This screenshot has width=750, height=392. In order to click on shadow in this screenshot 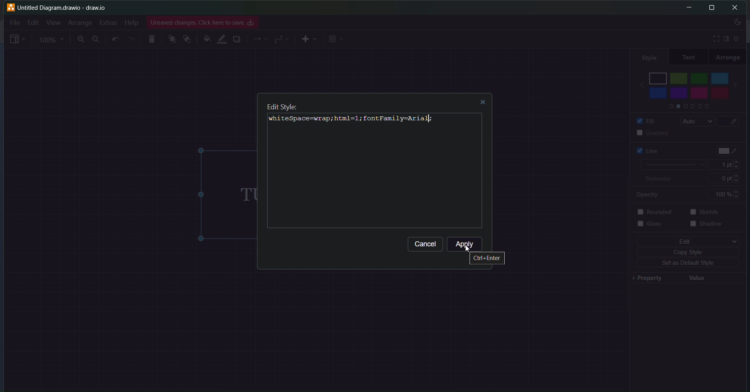, I will do `click(708, 227)`.